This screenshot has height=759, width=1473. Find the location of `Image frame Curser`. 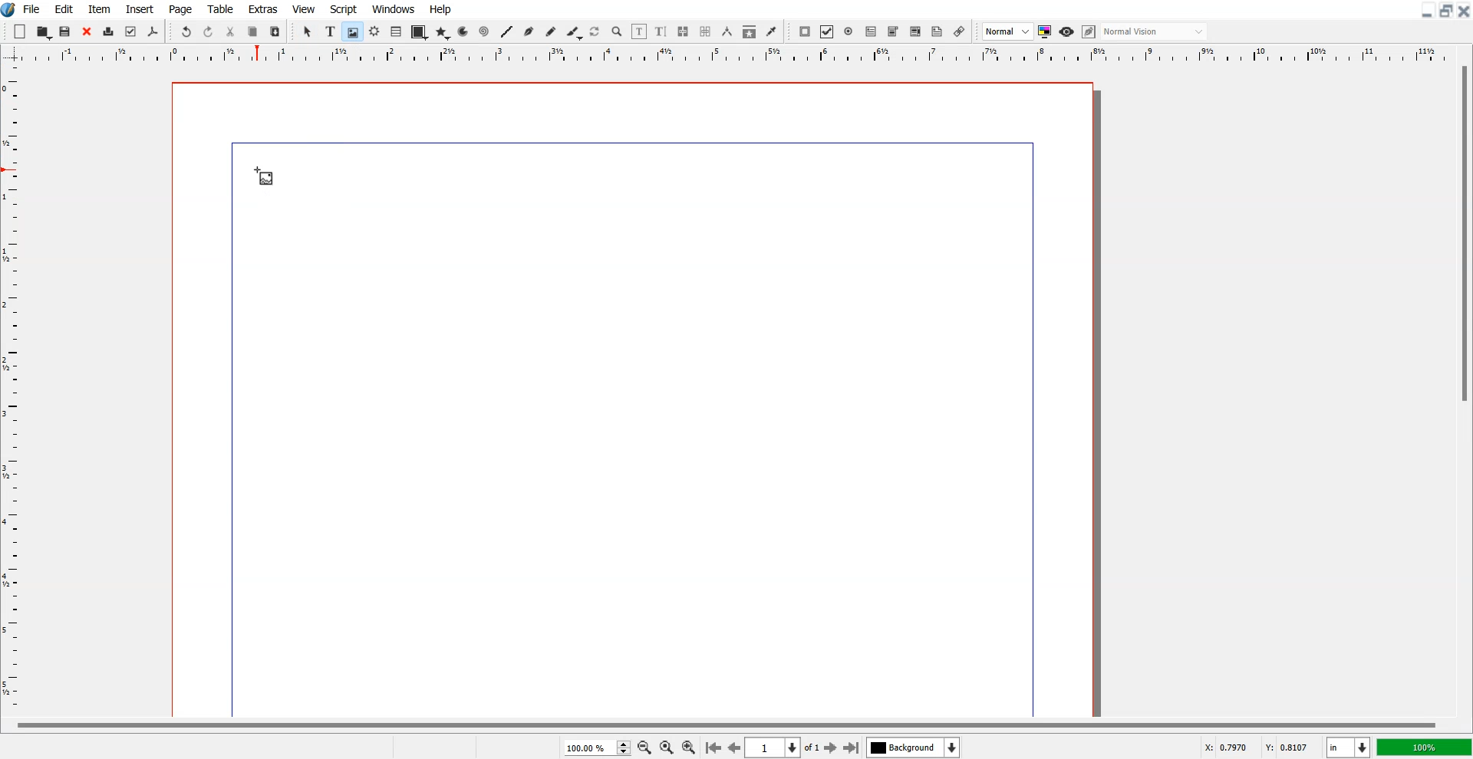

Image frame Curser is located at coordinates (264, 176).